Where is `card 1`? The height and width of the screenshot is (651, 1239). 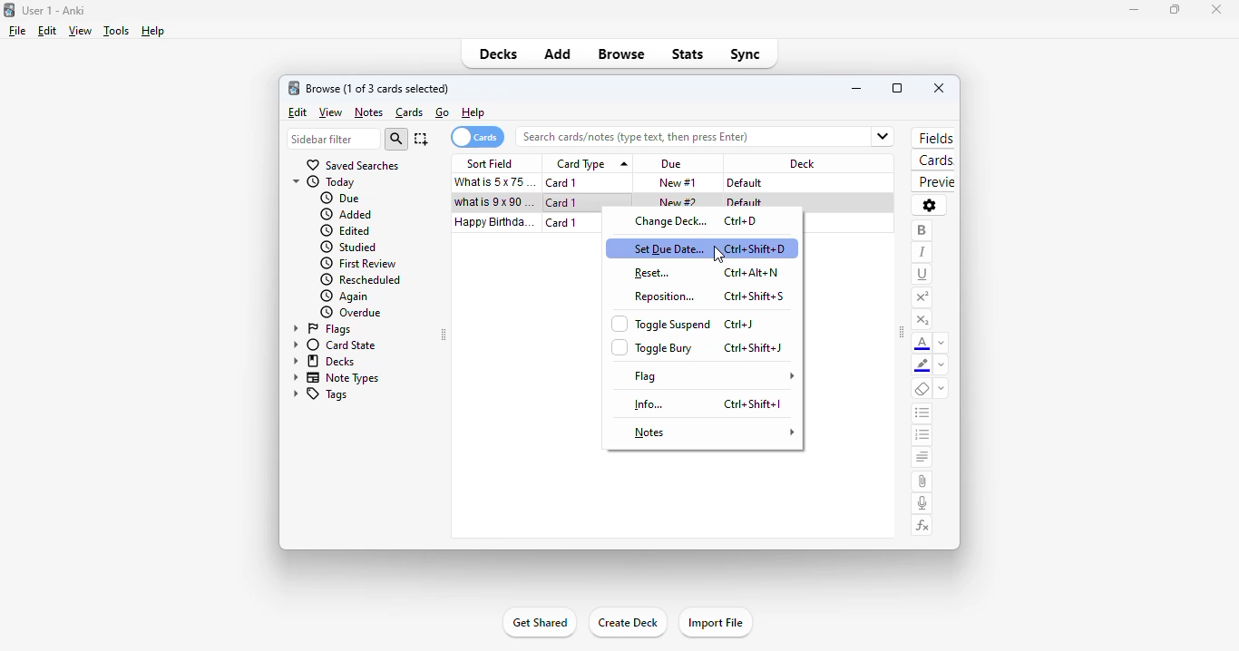
card 1 is located at coordinates (563, 183).